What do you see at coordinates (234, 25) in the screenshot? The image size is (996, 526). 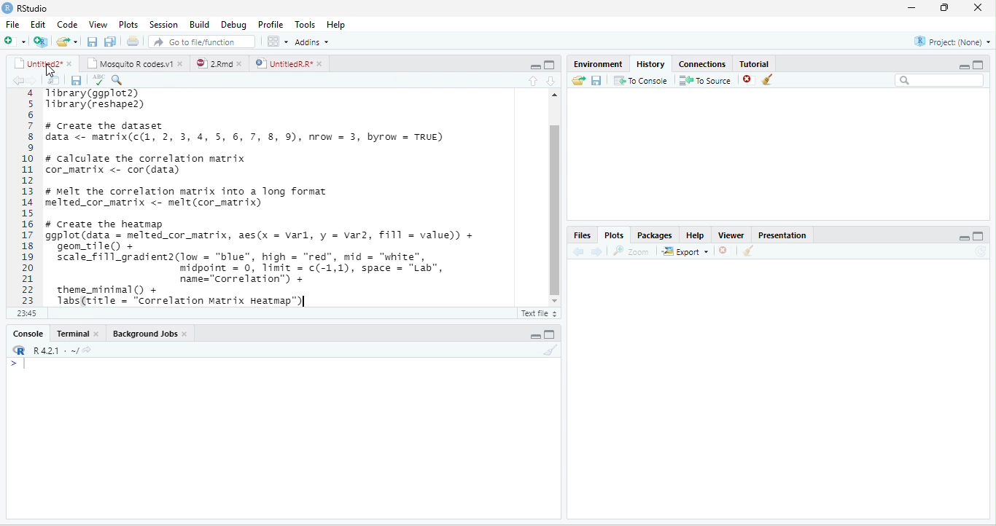 I see `debug` at bounding box center [234, 25].